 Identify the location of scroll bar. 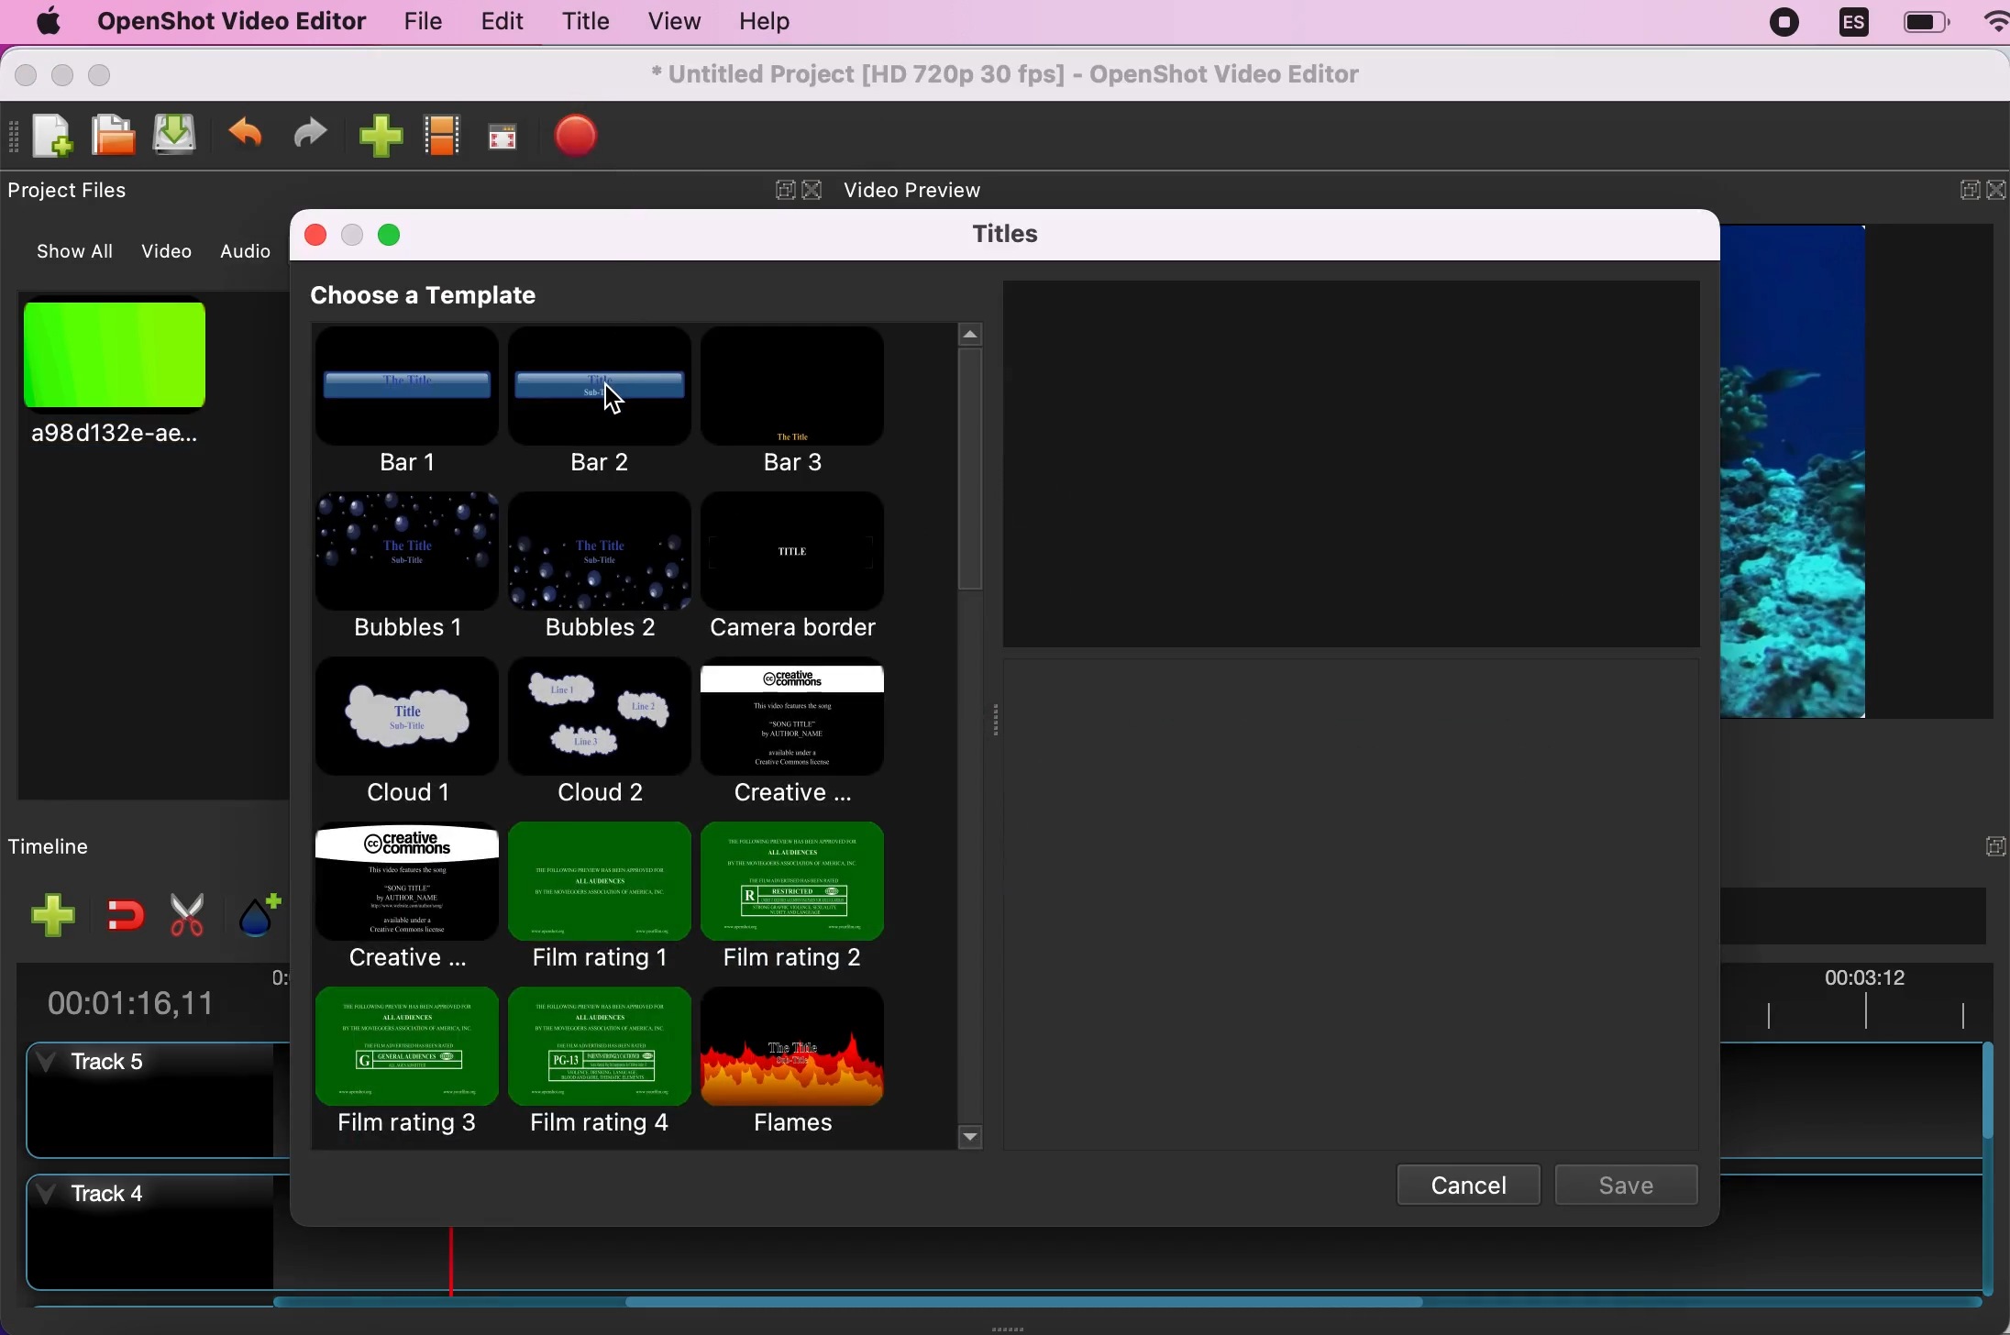
(1987, 1173).